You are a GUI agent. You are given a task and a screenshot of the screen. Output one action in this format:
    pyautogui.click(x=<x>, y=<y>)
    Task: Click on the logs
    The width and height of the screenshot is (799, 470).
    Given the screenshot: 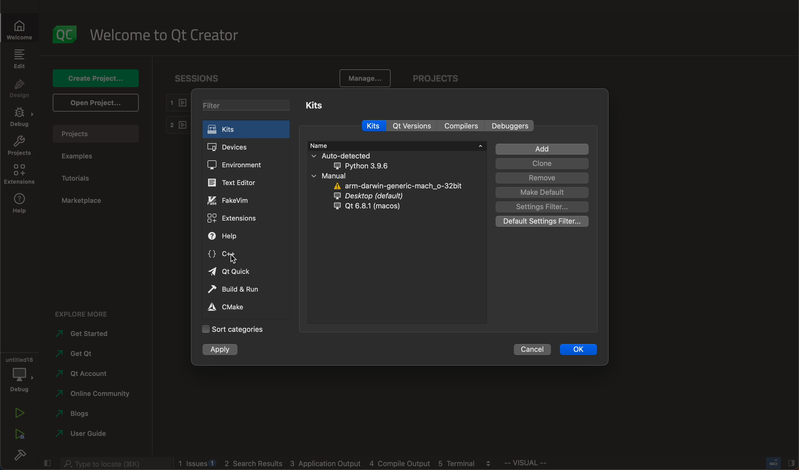 What is the action you would take?
    pyautogui.click(x=339, y=464)
    